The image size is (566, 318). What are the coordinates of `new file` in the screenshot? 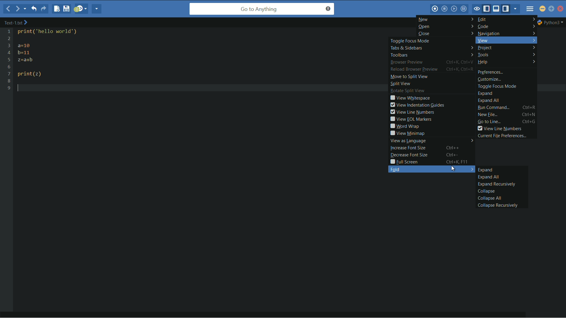 It's located at (488, 115).